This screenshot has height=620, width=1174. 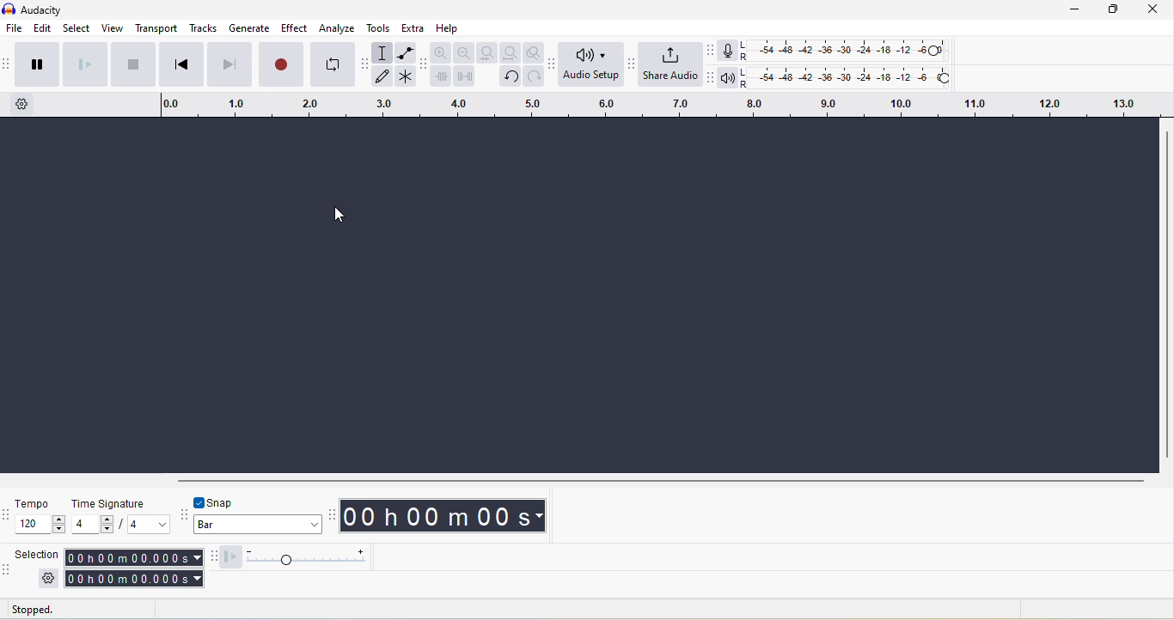 What do you see at coordinates (448, 28) in the screenshot?
I see `help` at bounding box center [448, 28].